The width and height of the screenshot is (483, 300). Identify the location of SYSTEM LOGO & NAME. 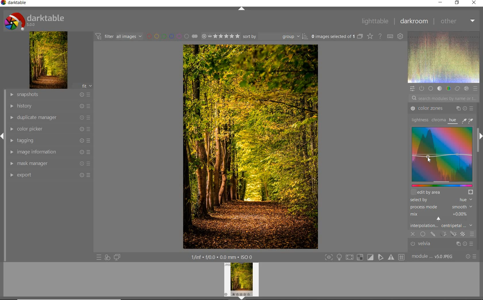
(35, 20).